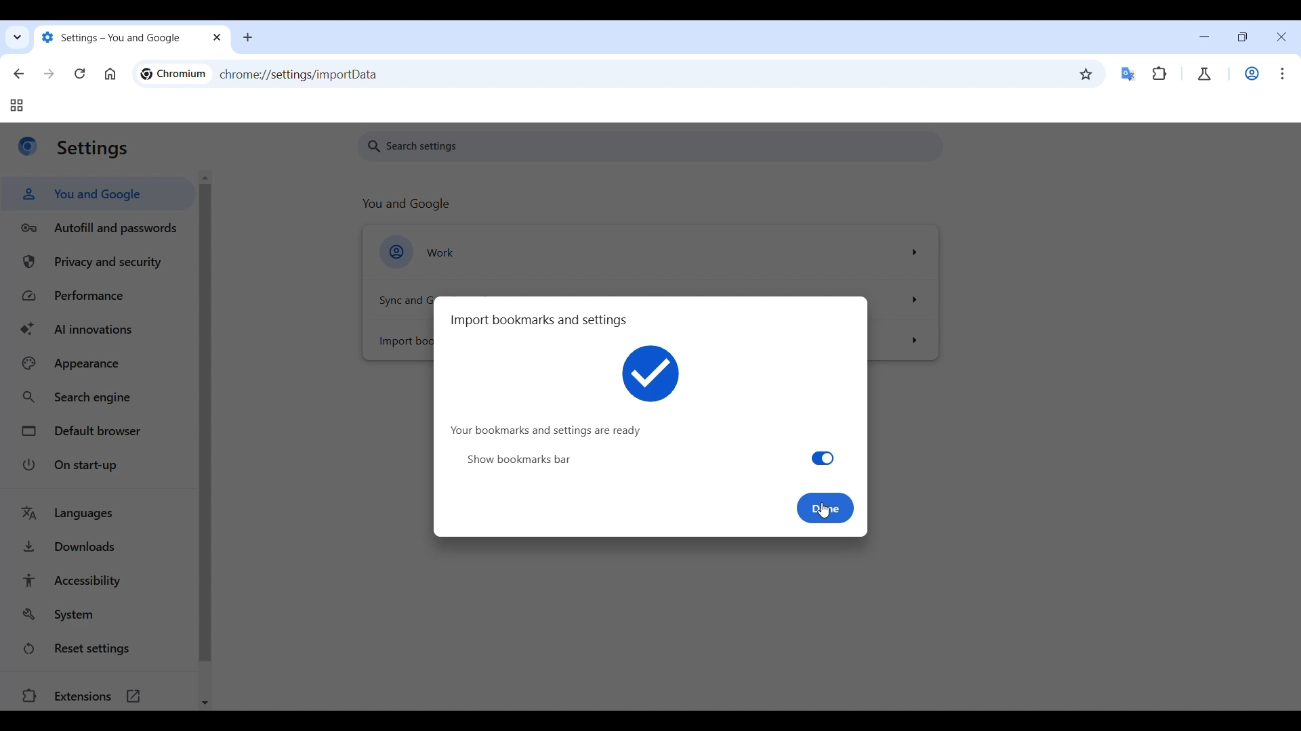 The height and width of the screenshot is (731, 1301). I want to click on Go back, so click(19, 74).